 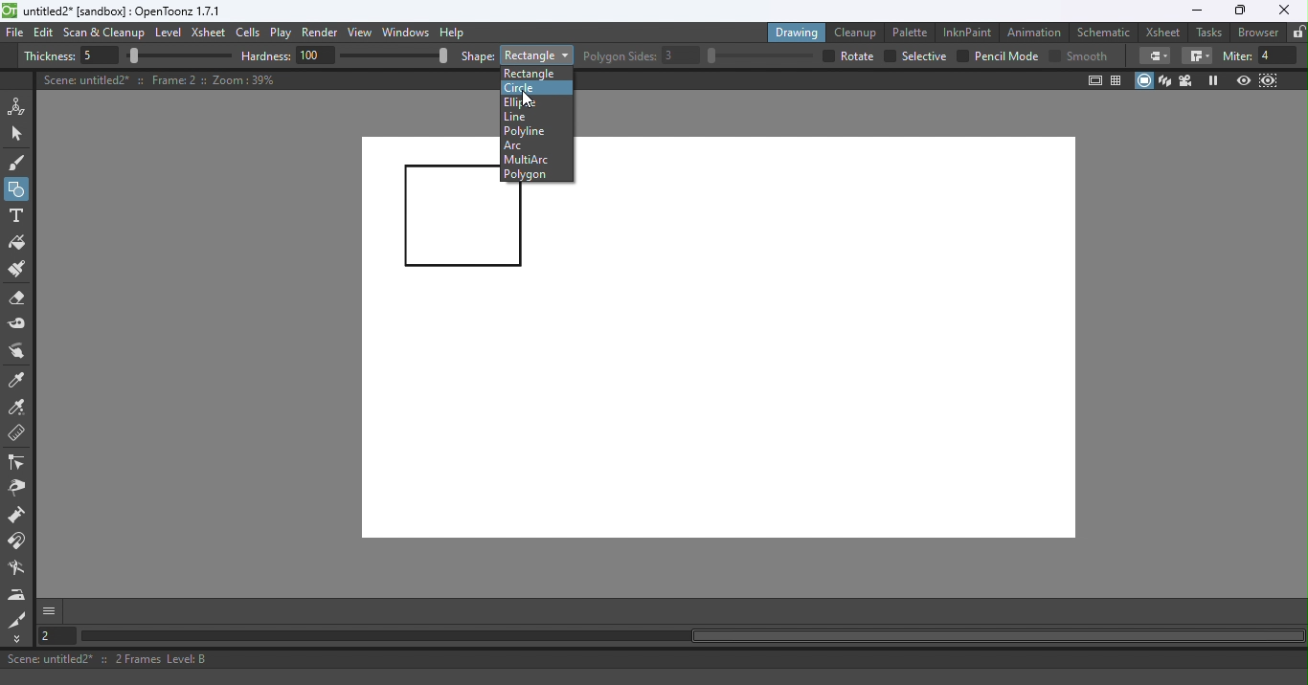 I want to click on Xsheet, so click(x=1165, y=32).